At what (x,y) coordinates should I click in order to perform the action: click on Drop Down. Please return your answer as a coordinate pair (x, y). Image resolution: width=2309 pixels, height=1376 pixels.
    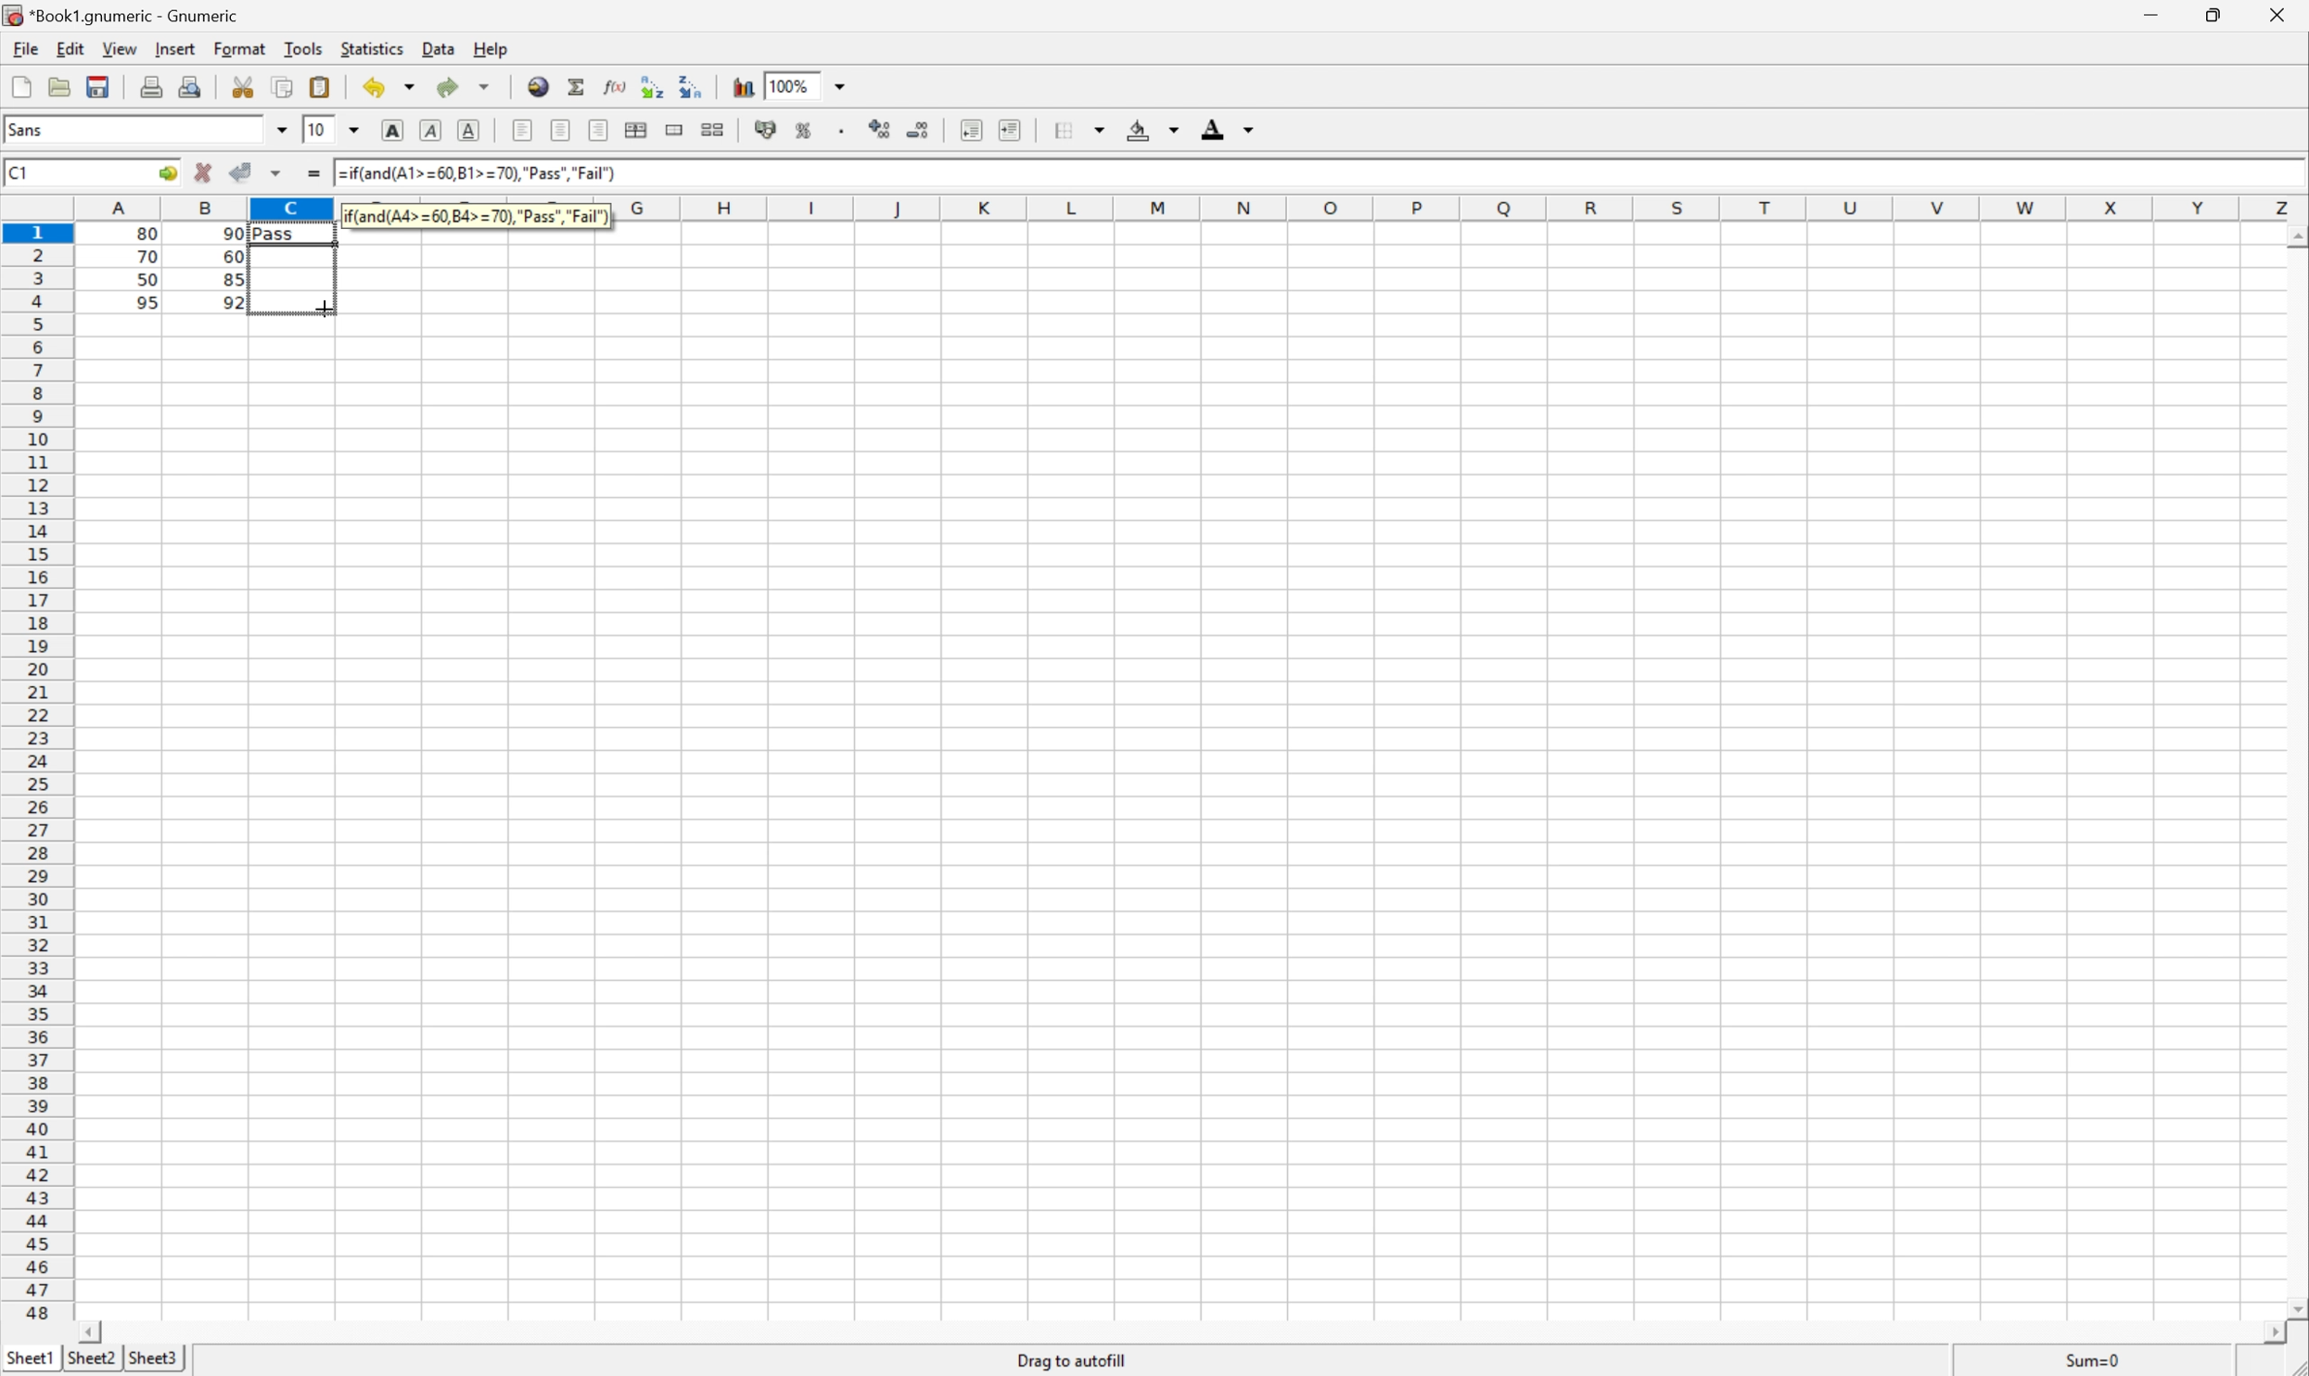
    Looking at the image, I should click on (283, 131).